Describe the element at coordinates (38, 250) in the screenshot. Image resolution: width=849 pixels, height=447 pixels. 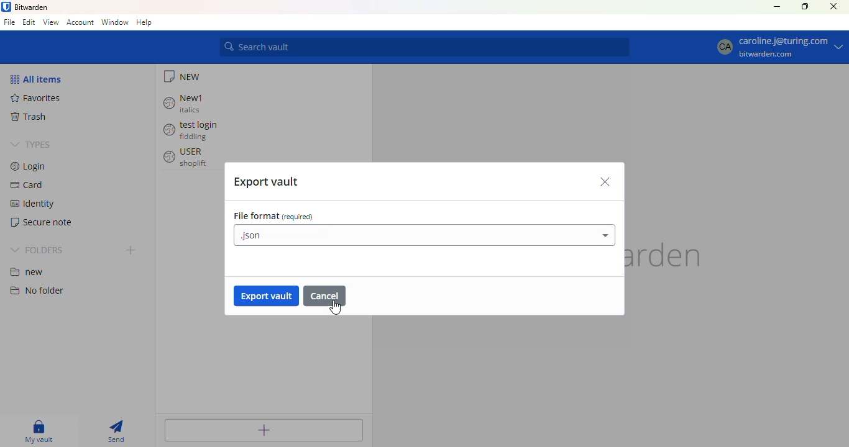
I see `folders` at that location.